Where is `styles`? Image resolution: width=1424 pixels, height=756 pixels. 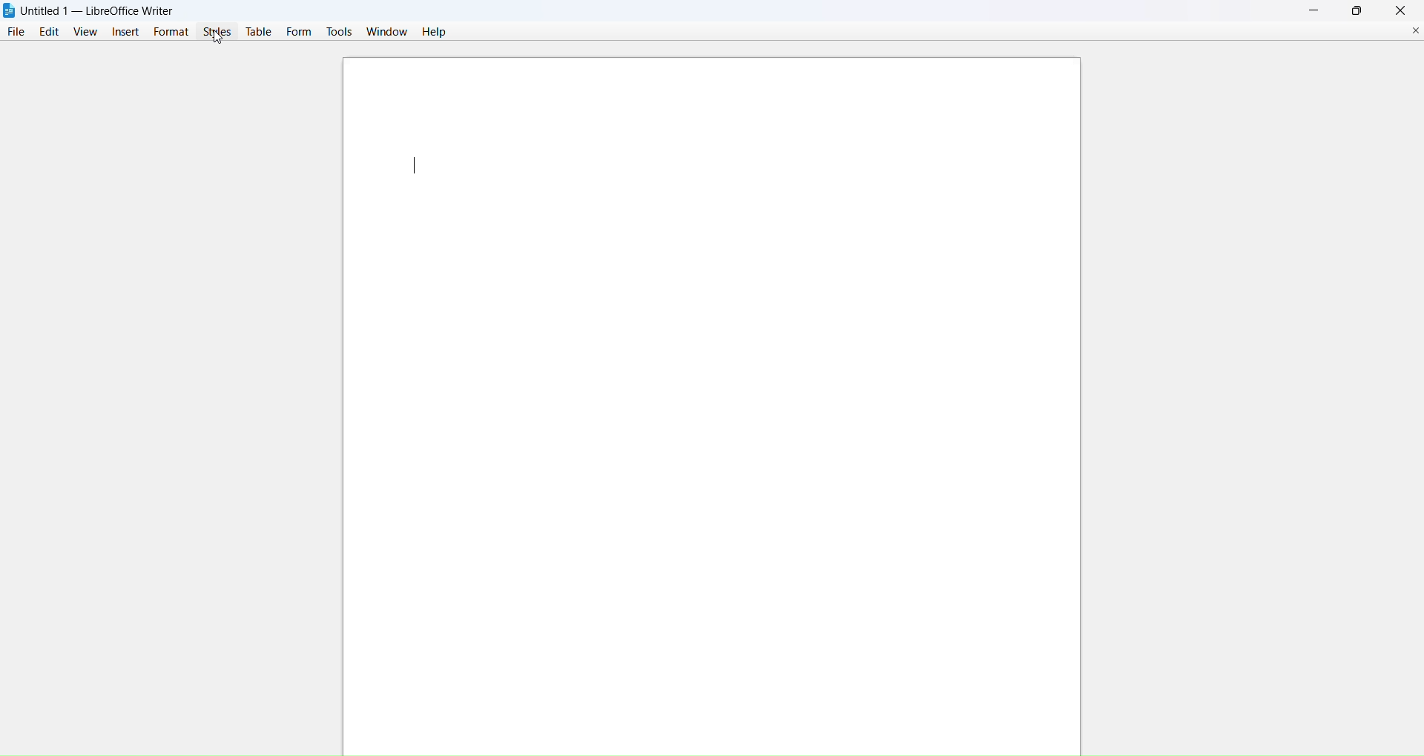
styles is located at coordinates (220, 32).